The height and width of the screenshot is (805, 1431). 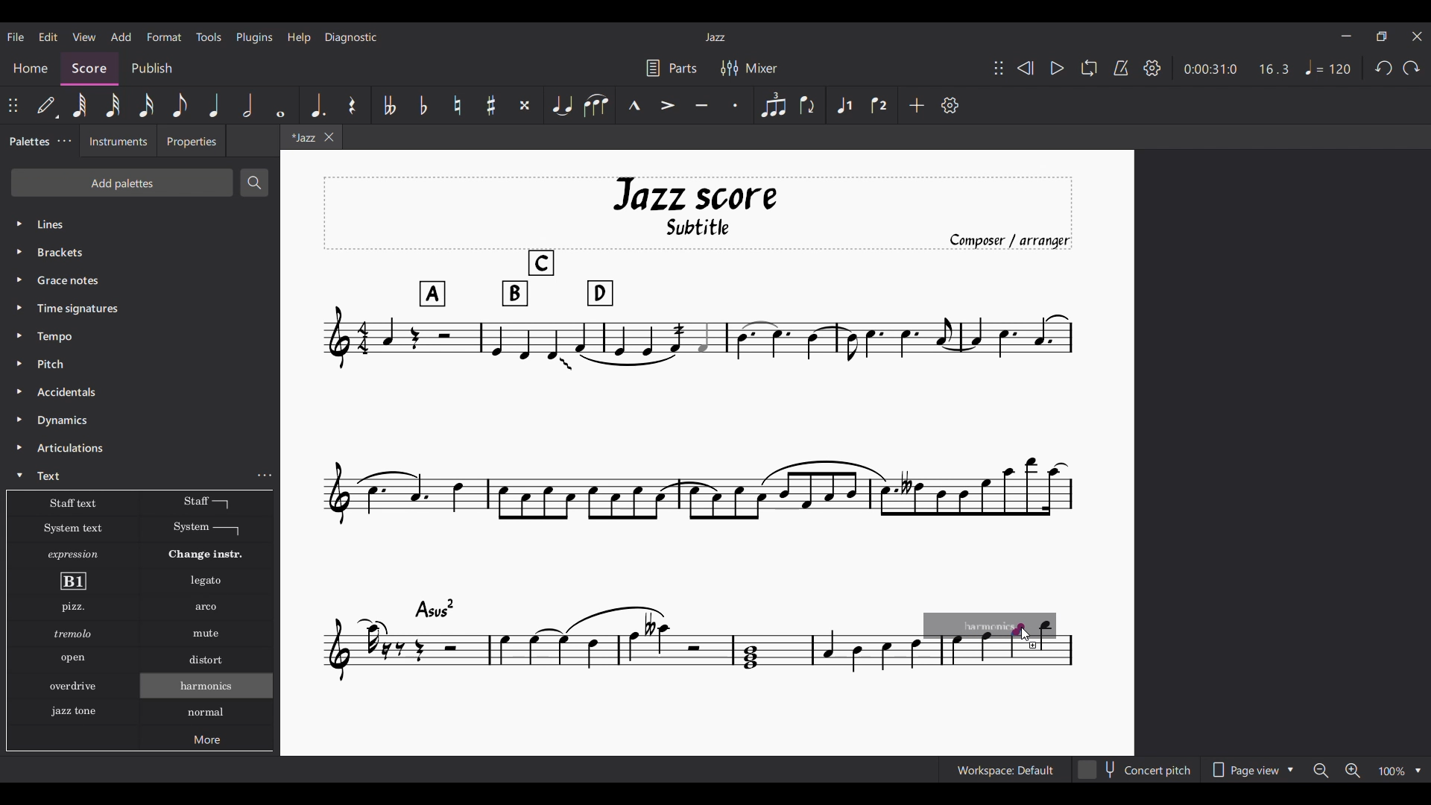 What do you see at coordinates (612, 645) in the screenshot?
I see `Music Notes` at bounding box center [612, 645].